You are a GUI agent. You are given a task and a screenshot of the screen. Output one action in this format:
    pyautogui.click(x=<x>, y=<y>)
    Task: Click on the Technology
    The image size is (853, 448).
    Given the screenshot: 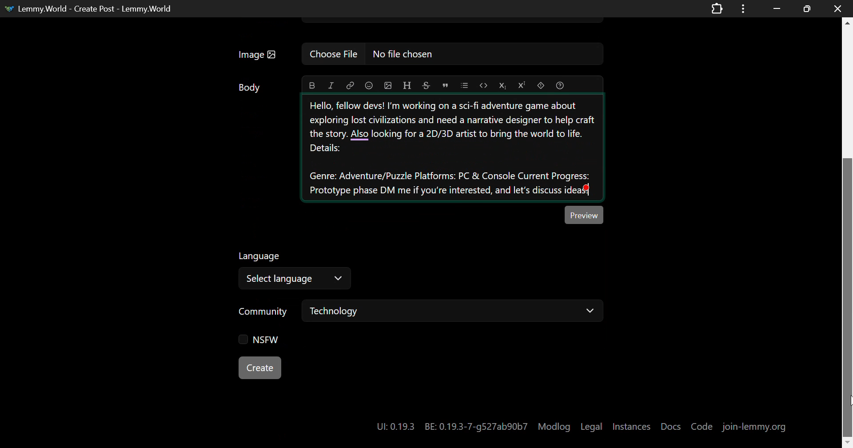 What is the action you would take?
    pyautogui.click(x=453, y=310)
    